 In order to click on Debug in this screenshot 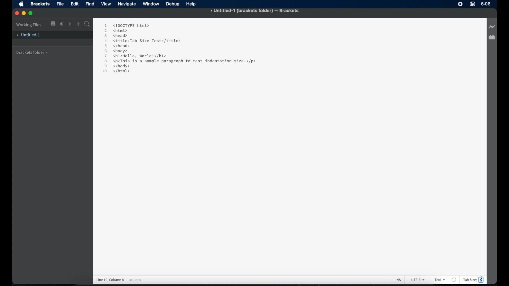, I will do `click(173, 4)`.